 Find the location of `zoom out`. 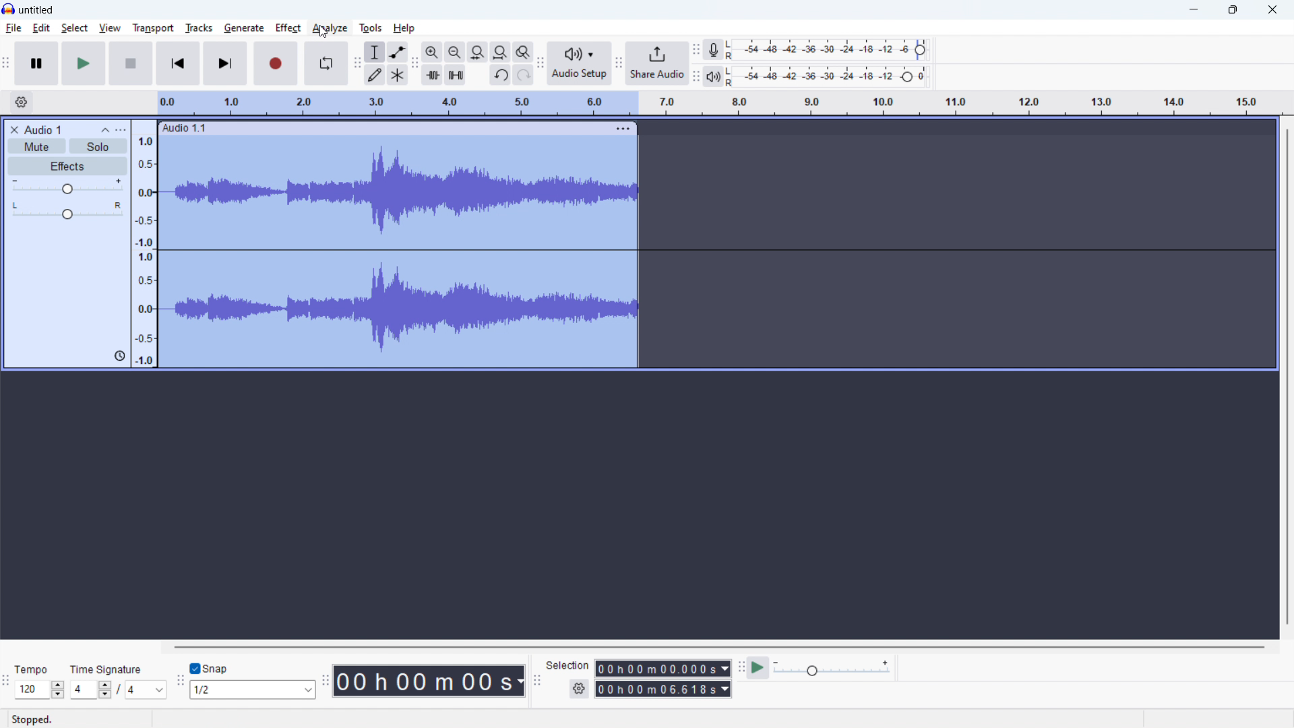

zoom out is located at coordinates (454, 52).